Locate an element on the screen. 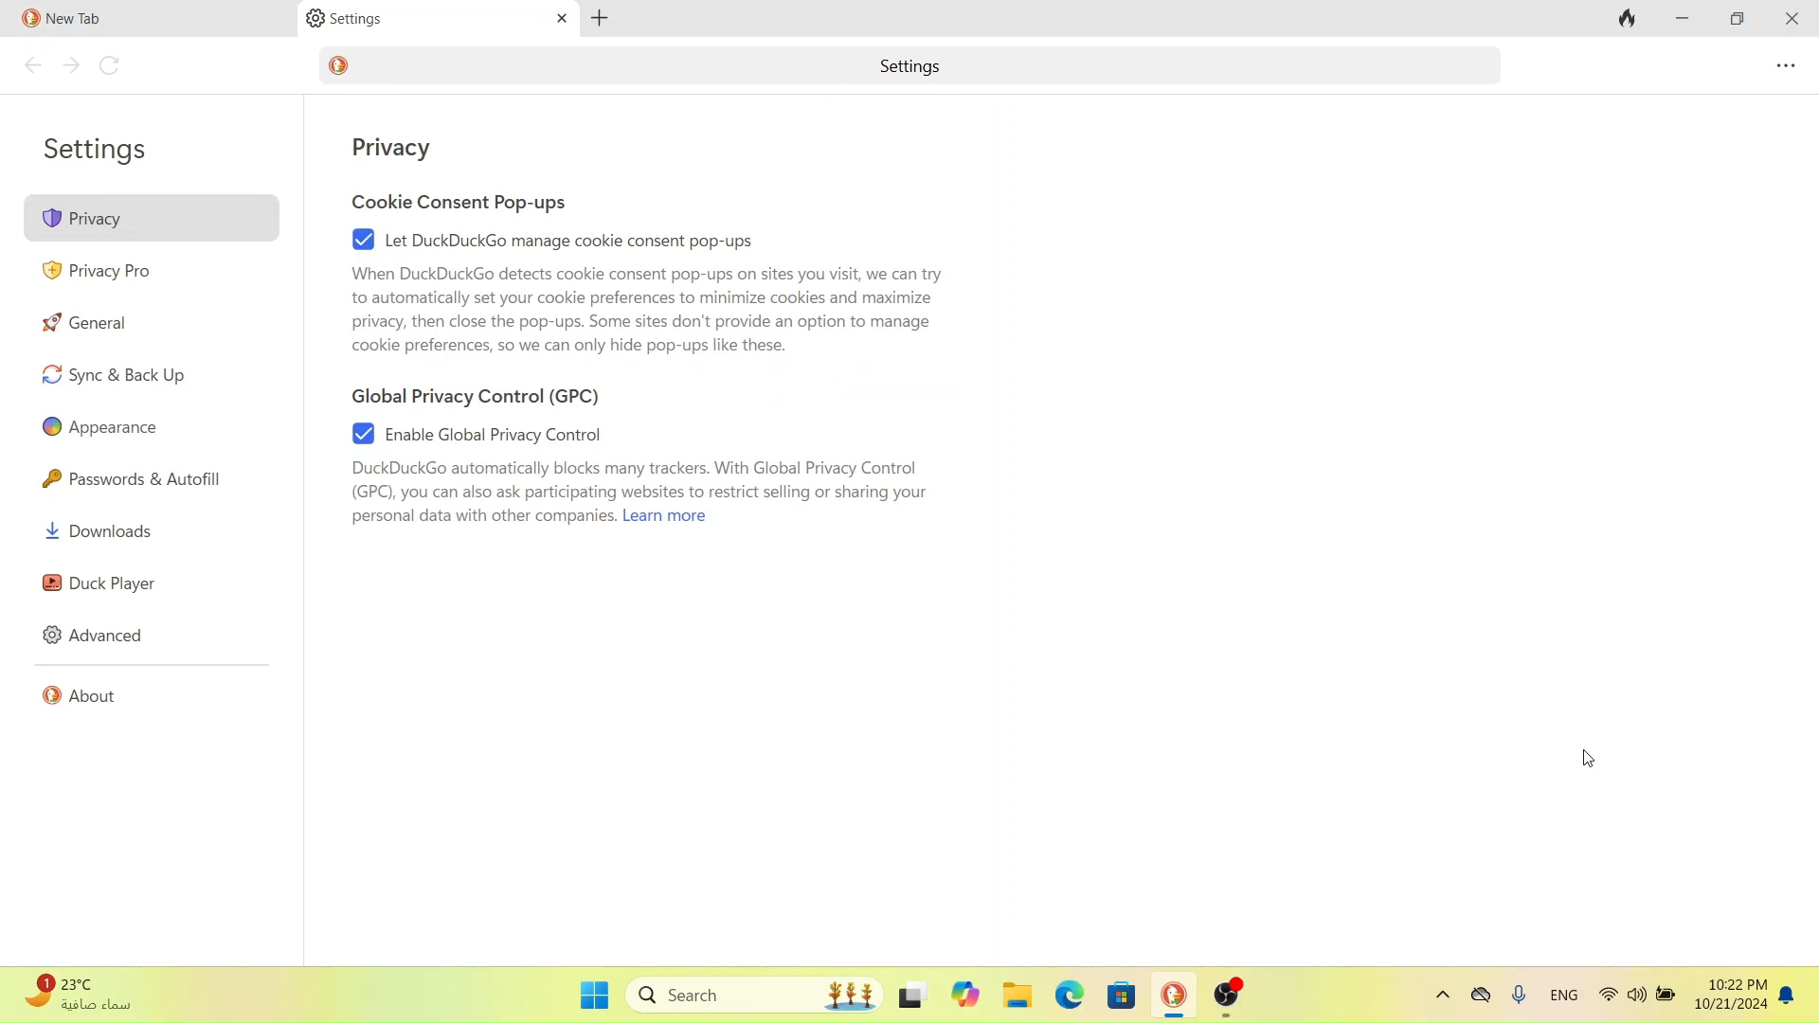 This screenshot has height=1023, width=1819. click to go back is located at coordinates (32, 67).